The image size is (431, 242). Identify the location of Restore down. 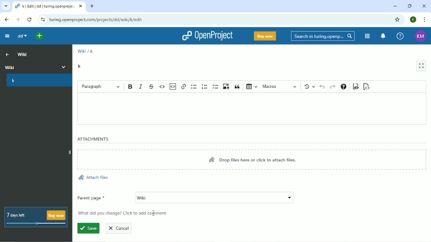
(409, 6).